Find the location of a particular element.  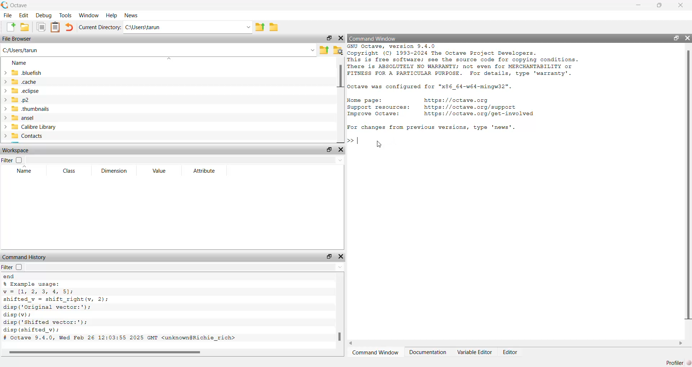

hide widget is located at coordinates (688, 39).